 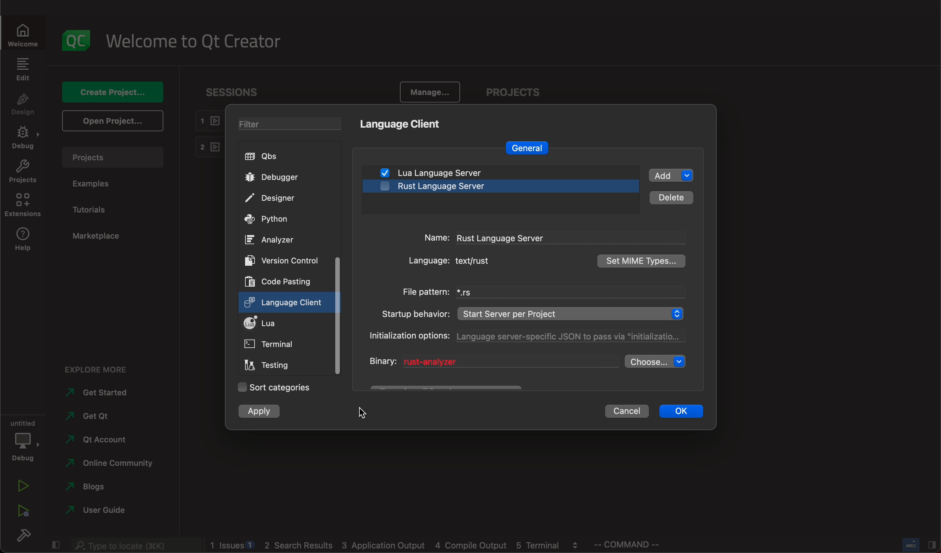 I want to click on general, so click(x=531, y=146).